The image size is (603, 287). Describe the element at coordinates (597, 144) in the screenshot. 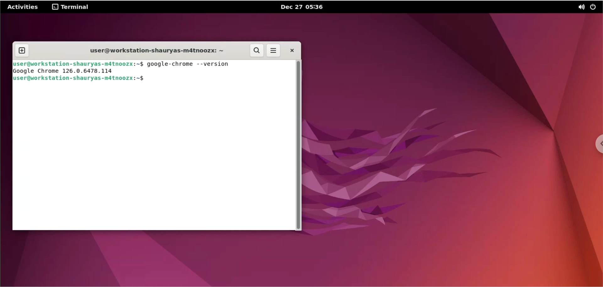

I see `chrome options` at that location.